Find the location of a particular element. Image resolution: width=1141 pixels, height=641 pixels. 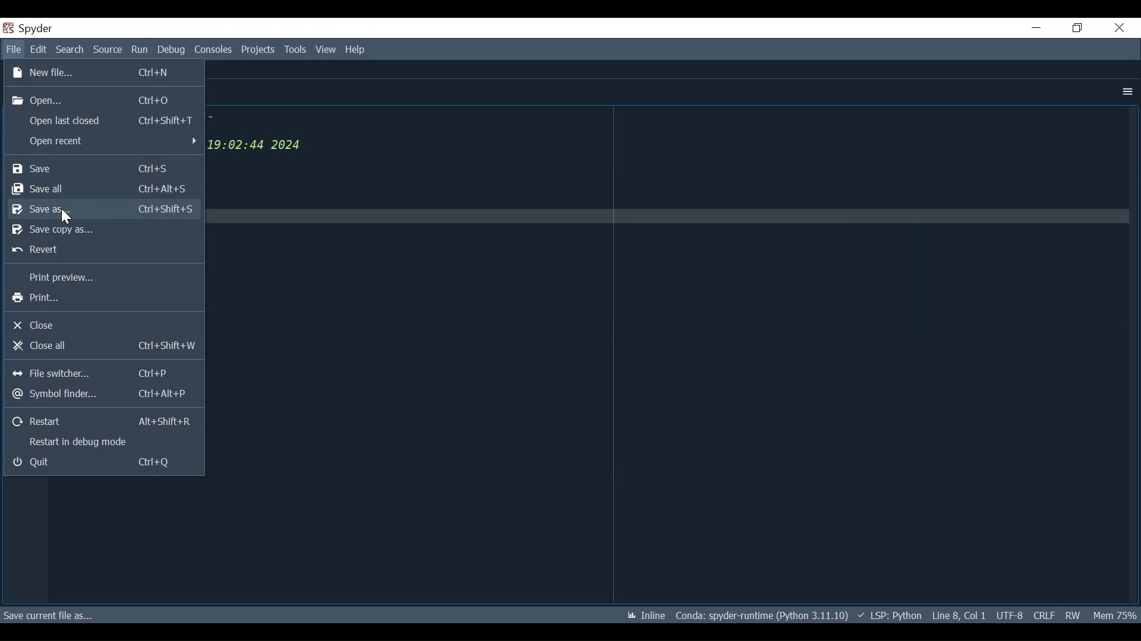

Language is located at coordinates (887, 615).